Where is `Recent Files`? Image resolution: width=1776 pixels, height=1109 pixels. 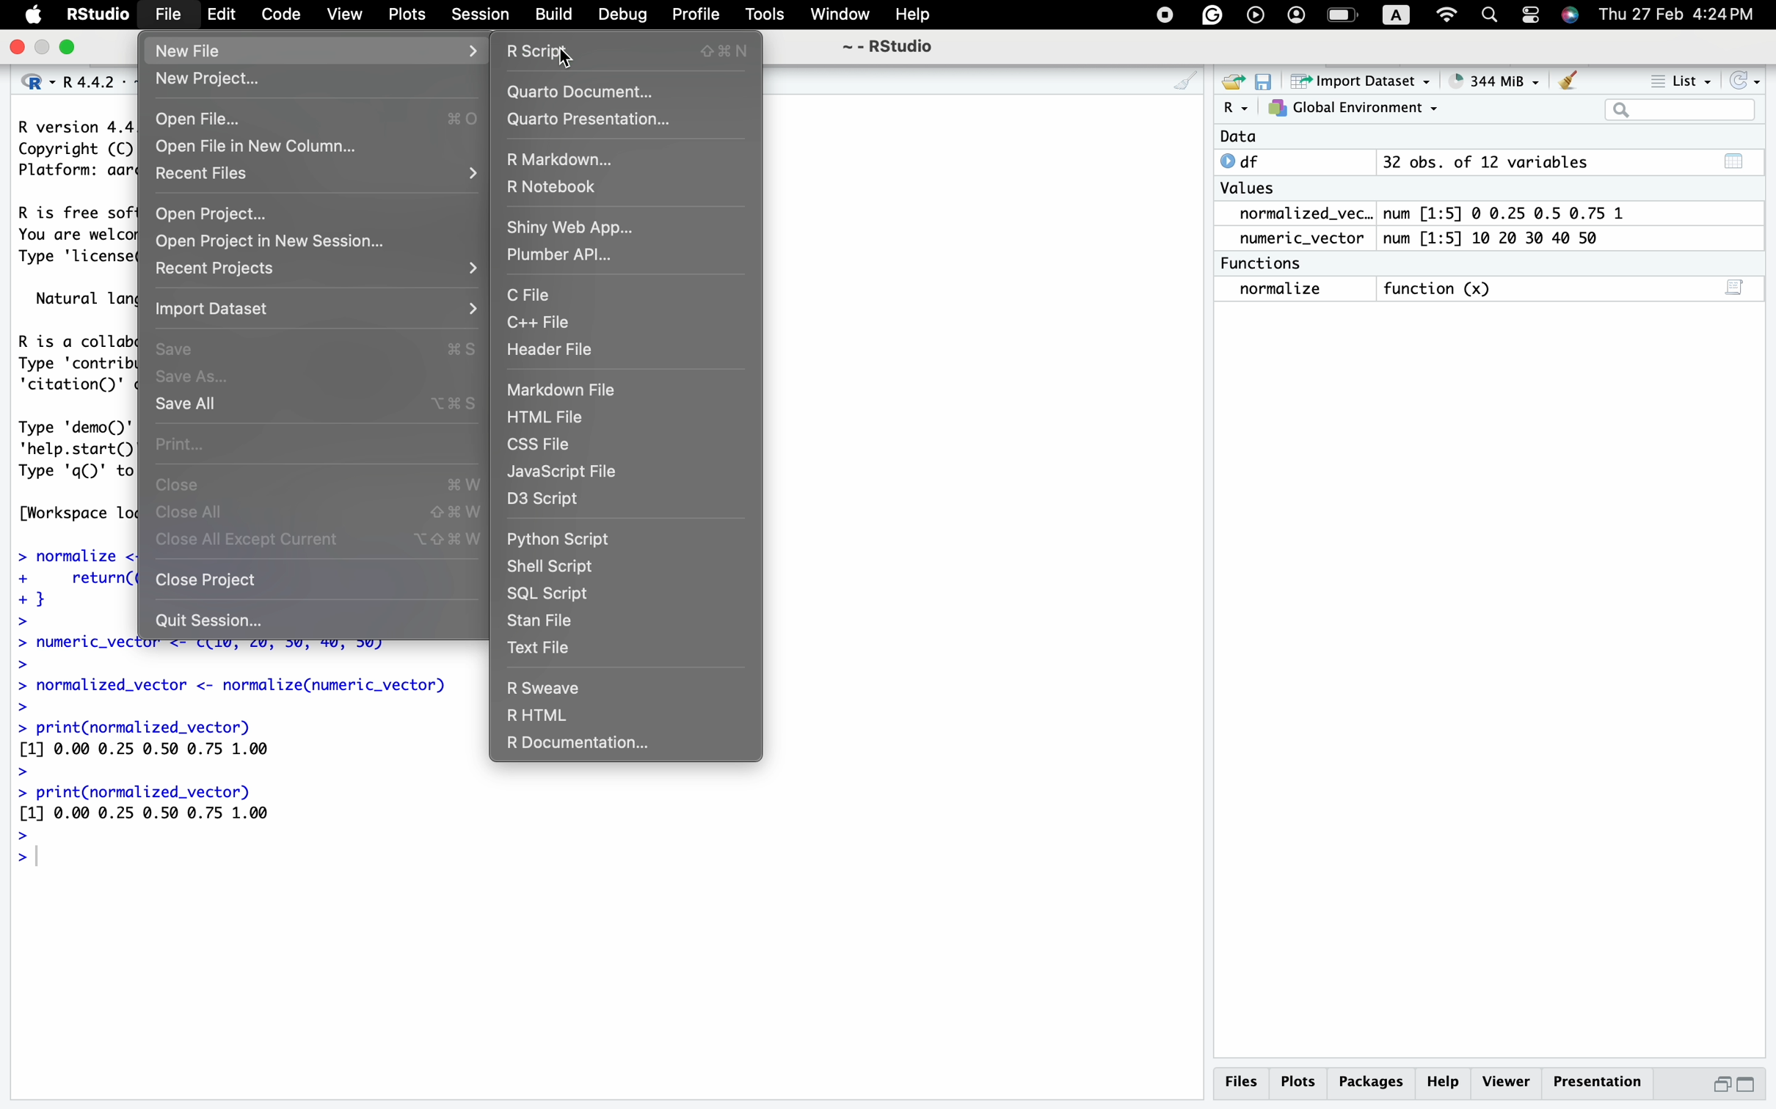 Recent Files is located at coordinates (200, 176).